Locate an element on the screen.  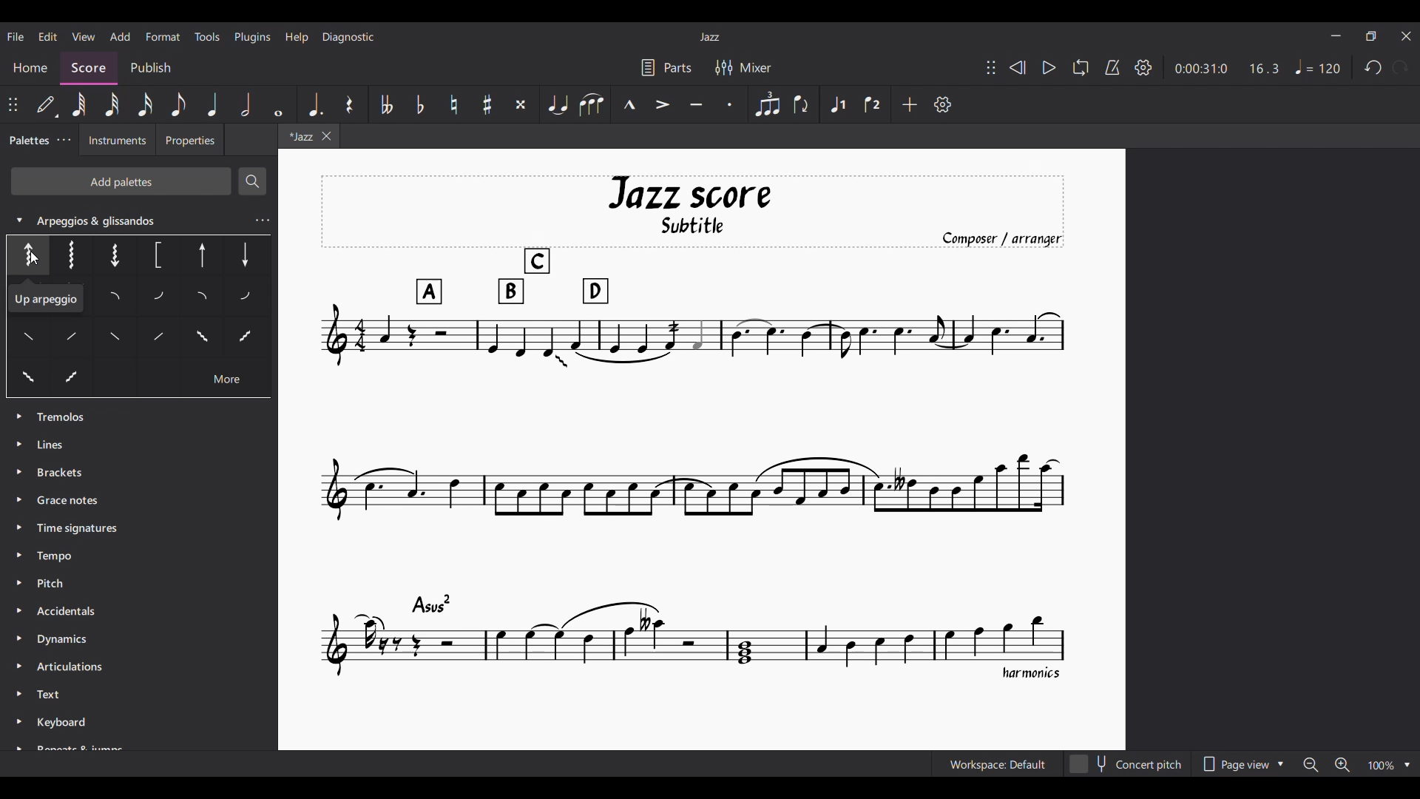
Help menu is located at coordinates (297, 38).